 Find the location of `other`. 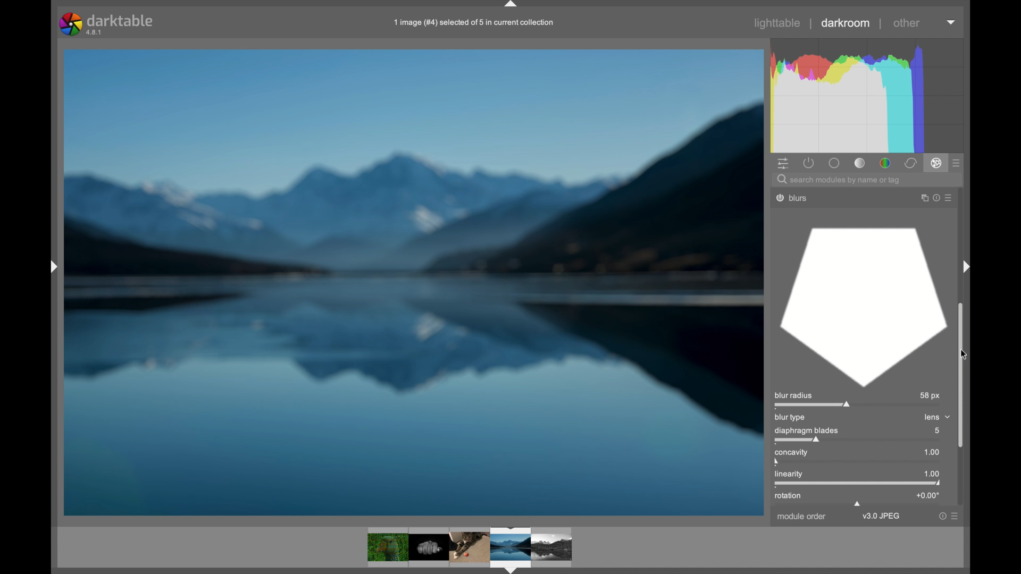

other is located at coordinates (907, 23).